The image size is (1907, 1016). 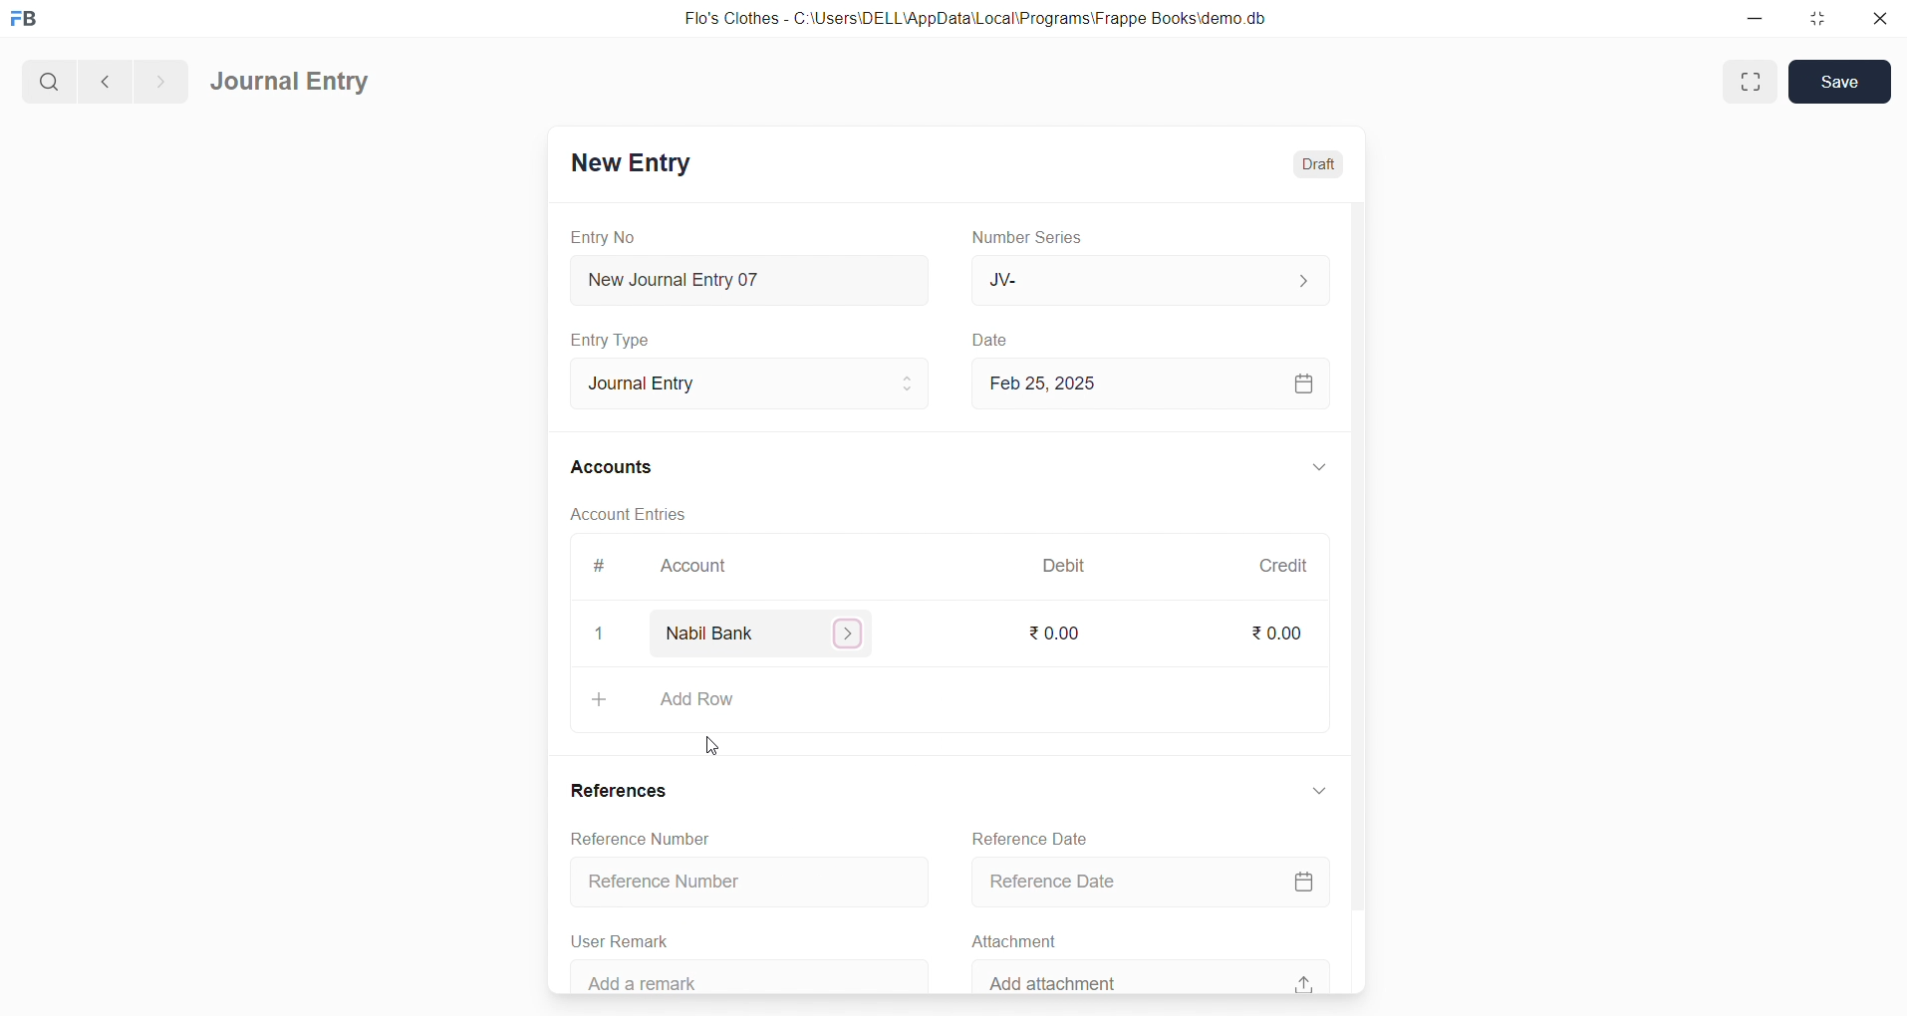 What do you see at coordinates (1061, 634) in the screenshot?
I see `₹ 0.00` at bounding box center [1061, 634].